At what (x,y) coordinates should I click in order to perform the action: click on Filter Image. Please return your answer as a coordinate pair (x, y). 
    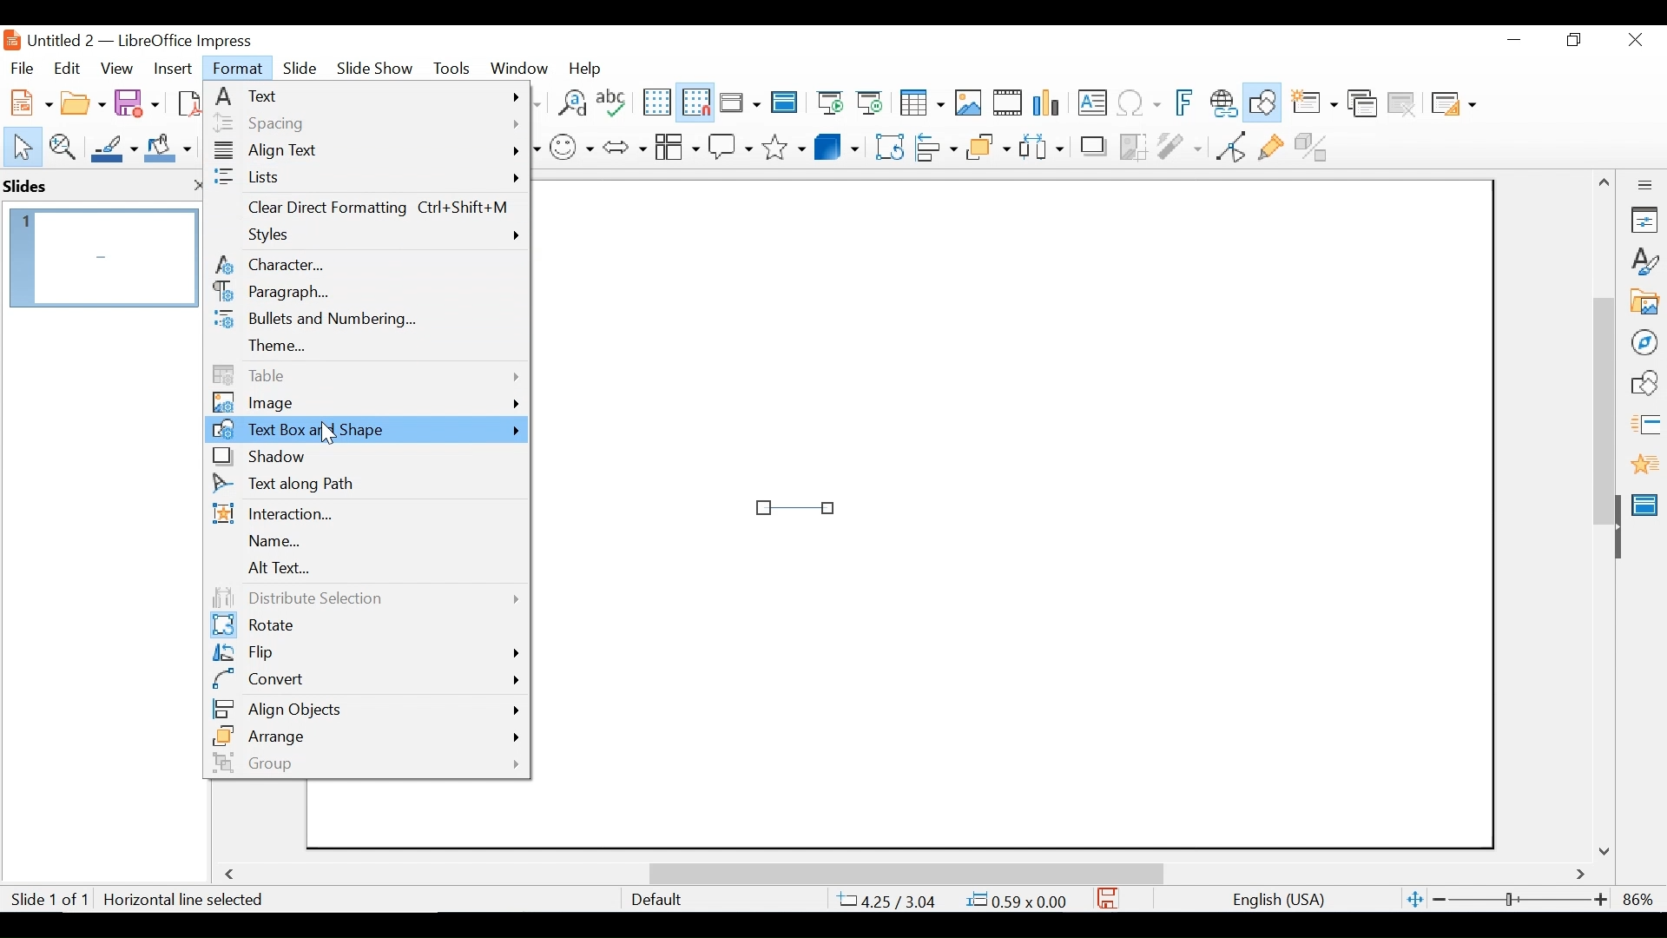
    Looking at the image, I should click on (1179, 145).